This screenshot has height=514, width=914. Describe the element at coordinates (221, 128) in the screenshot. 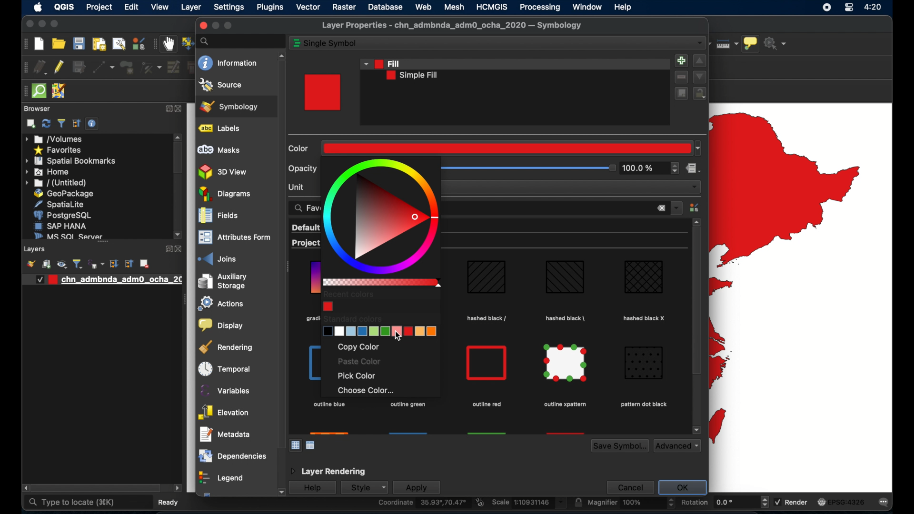

I see `labels` at that location.